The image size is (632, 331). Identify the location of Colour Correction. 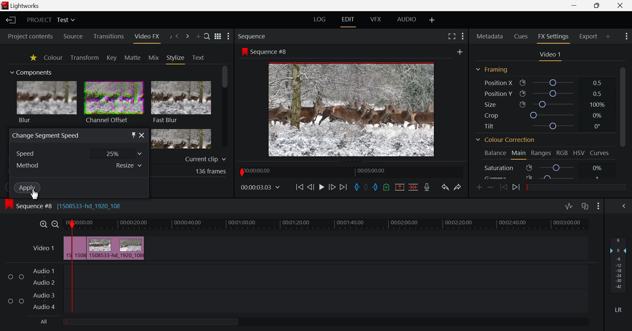
(505, 140).